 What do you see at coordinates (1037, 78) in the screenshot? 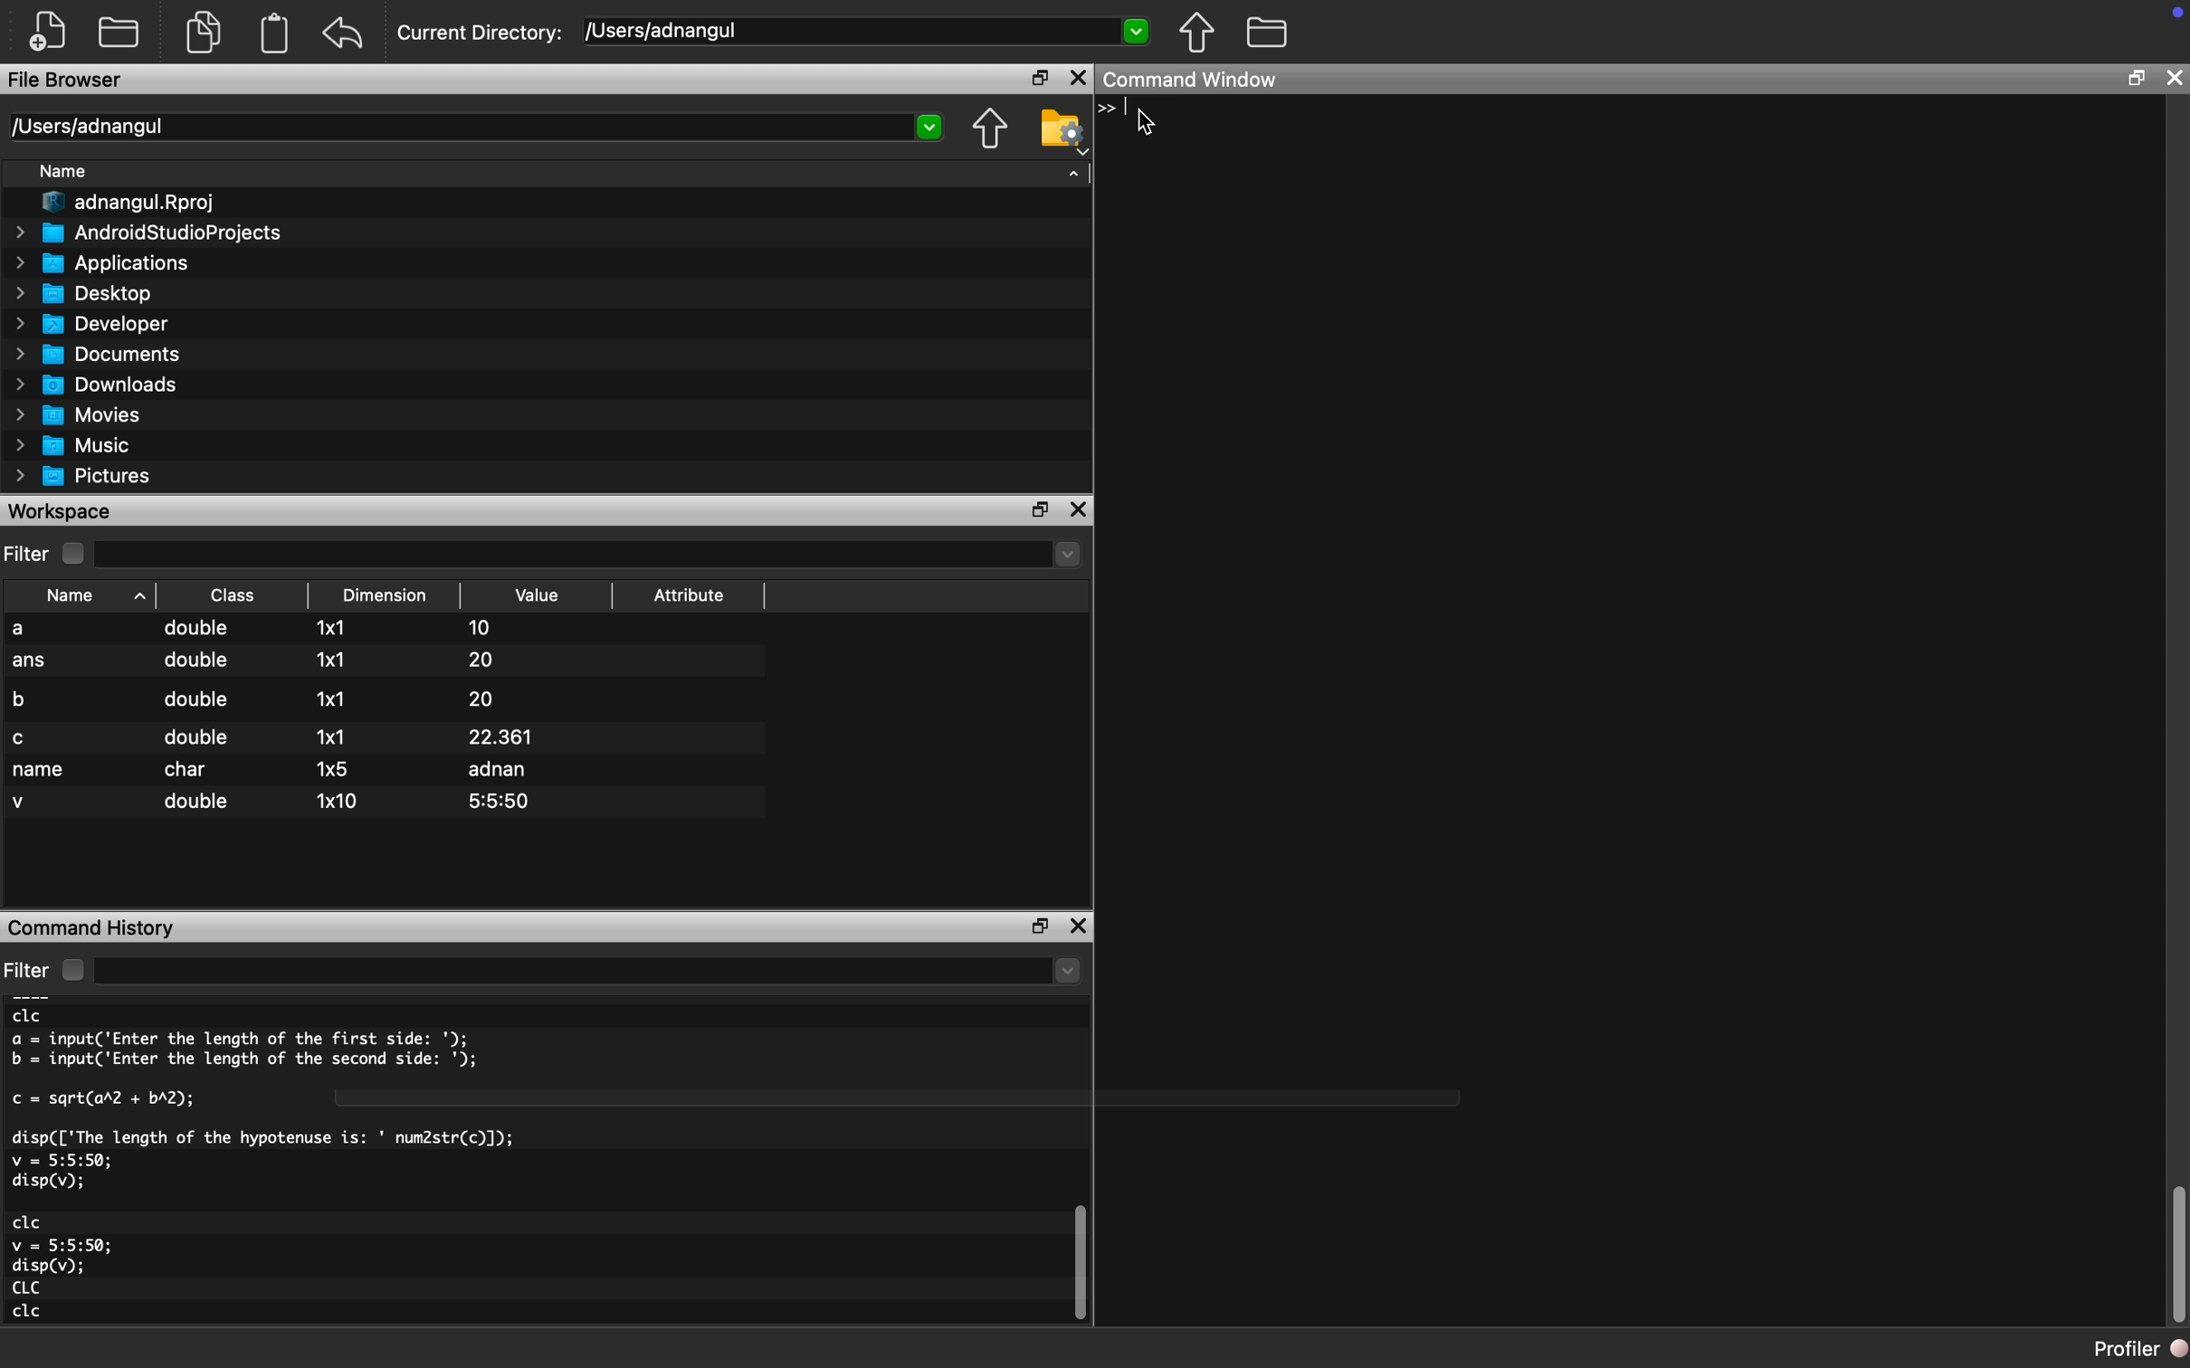
I see `Restore` at bounding box center [1037, 78].